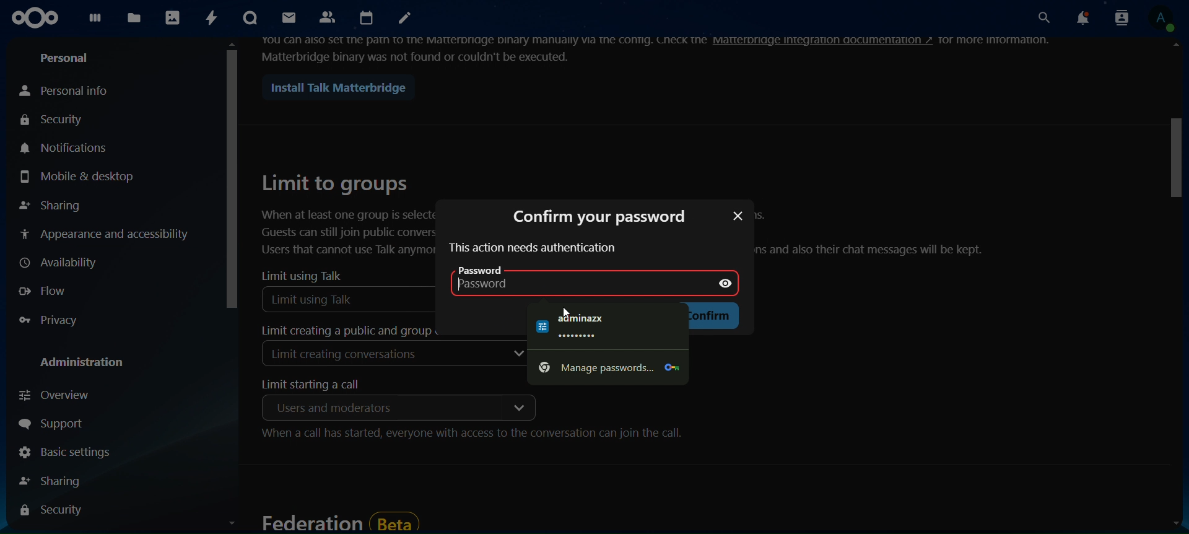 The image size is (1189, 534). I want to click on administration, so click(87, 364).